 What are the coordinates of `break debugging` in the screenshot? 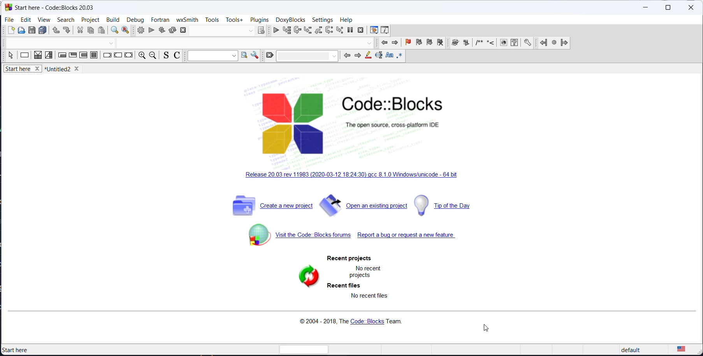 It's located at (350, 30).